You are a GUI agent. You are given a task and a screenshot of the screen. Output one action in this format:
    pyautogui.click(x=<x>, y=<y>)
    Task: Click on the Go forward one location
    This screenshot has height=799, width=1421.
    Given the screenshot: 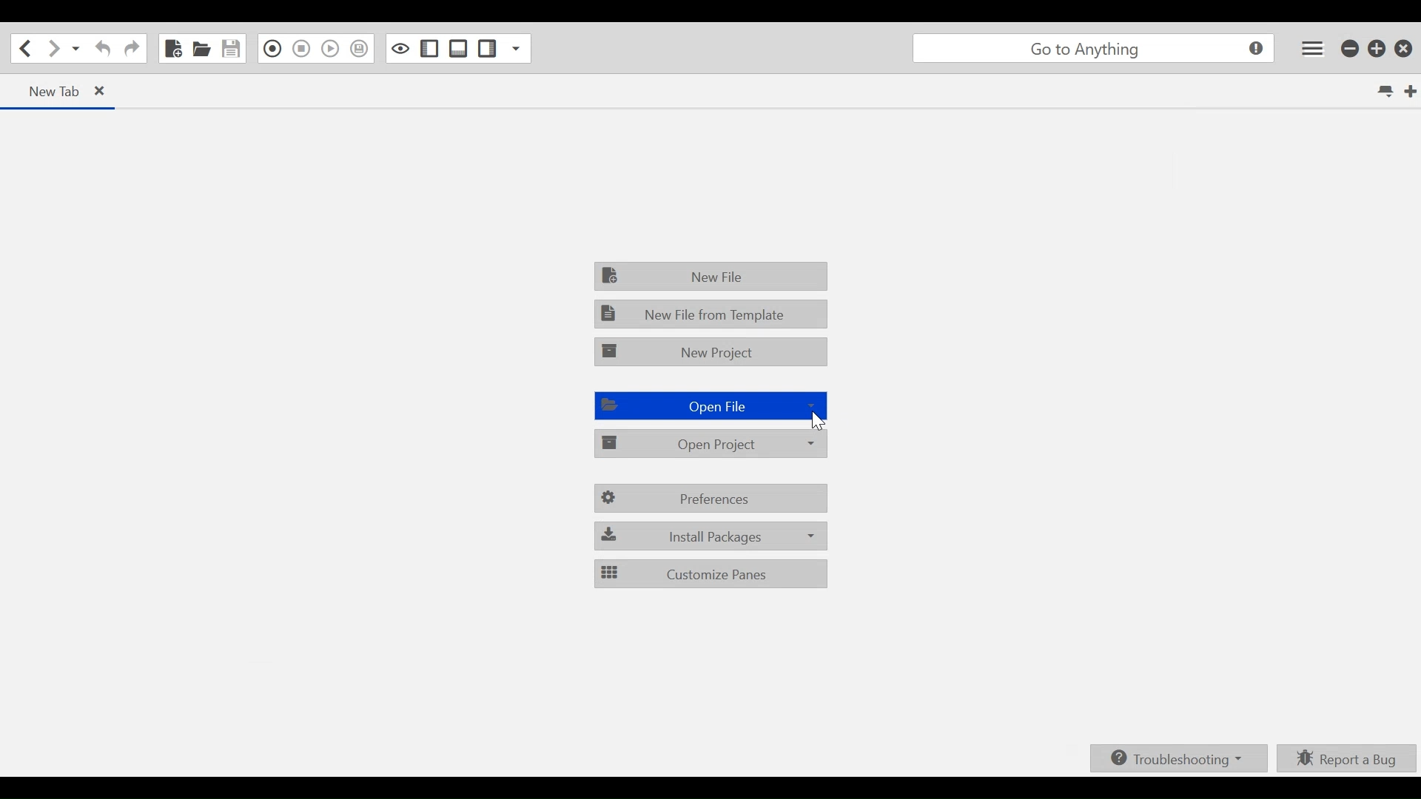 What is the action you would take?
    pyautogui.click(x=55, y=48)
    